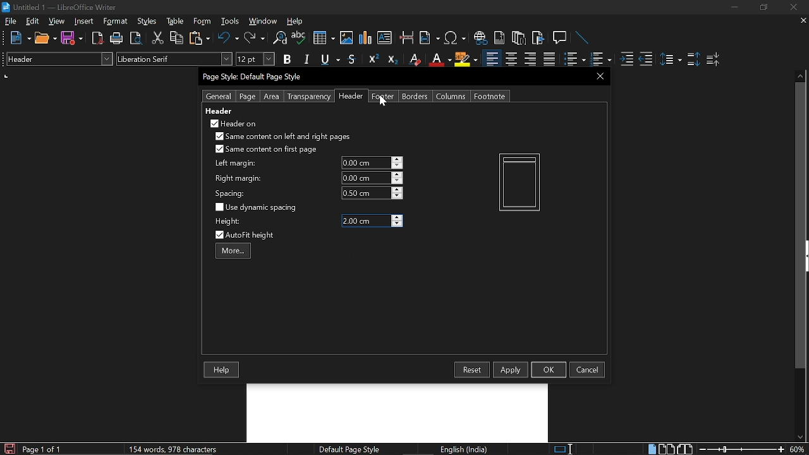 This screenshot has height=455, width=809. Describe the element at coordinates (797, 449) in the screenshot. I see `Current zoom hey Cortana` at that location.